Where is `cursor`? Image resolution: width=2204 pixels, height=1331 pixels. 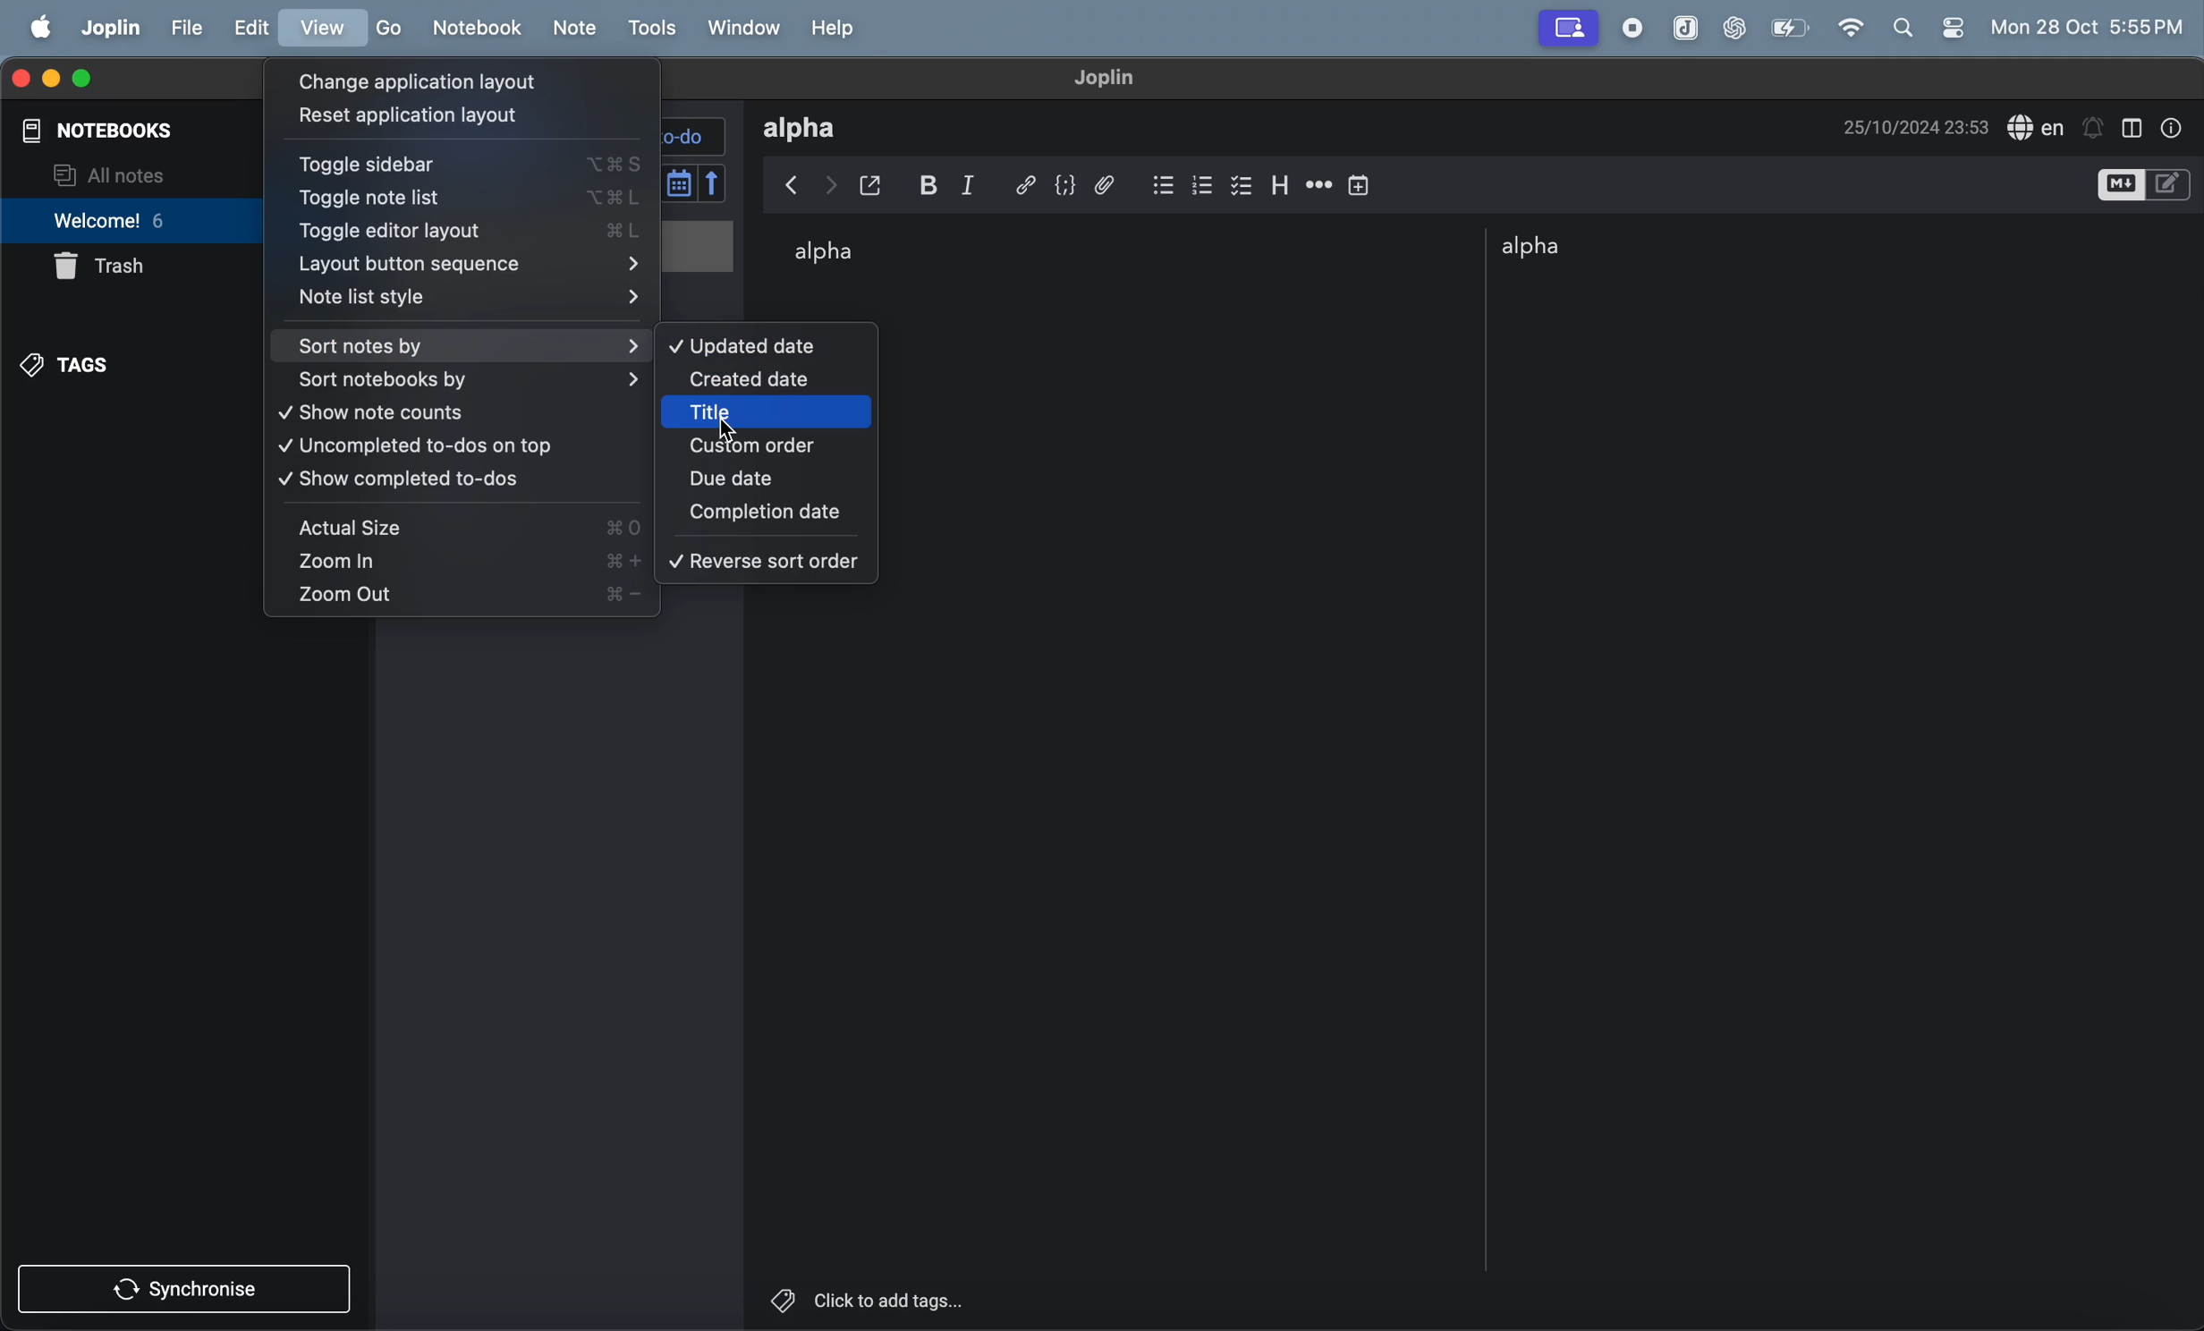
cursor is located at coordinates (728, 430).